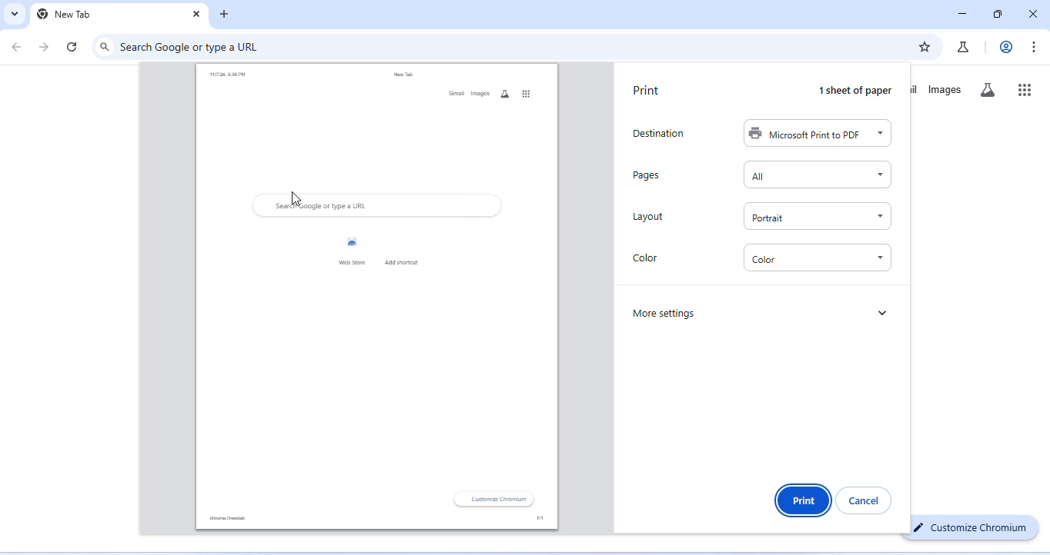 The width and height of the screenshot is (1050, 555). I want to click on new tab, so click(65, 15).